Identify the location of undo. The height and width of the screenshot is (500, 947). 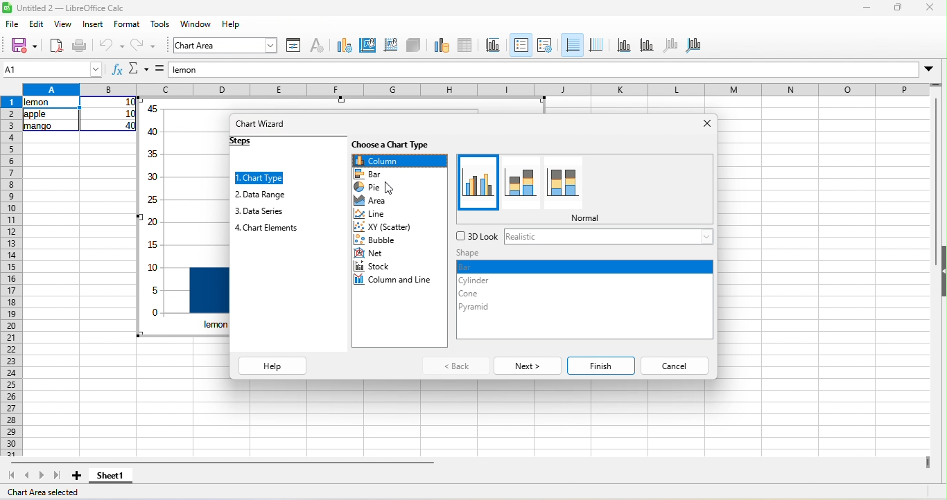
(114, 44).